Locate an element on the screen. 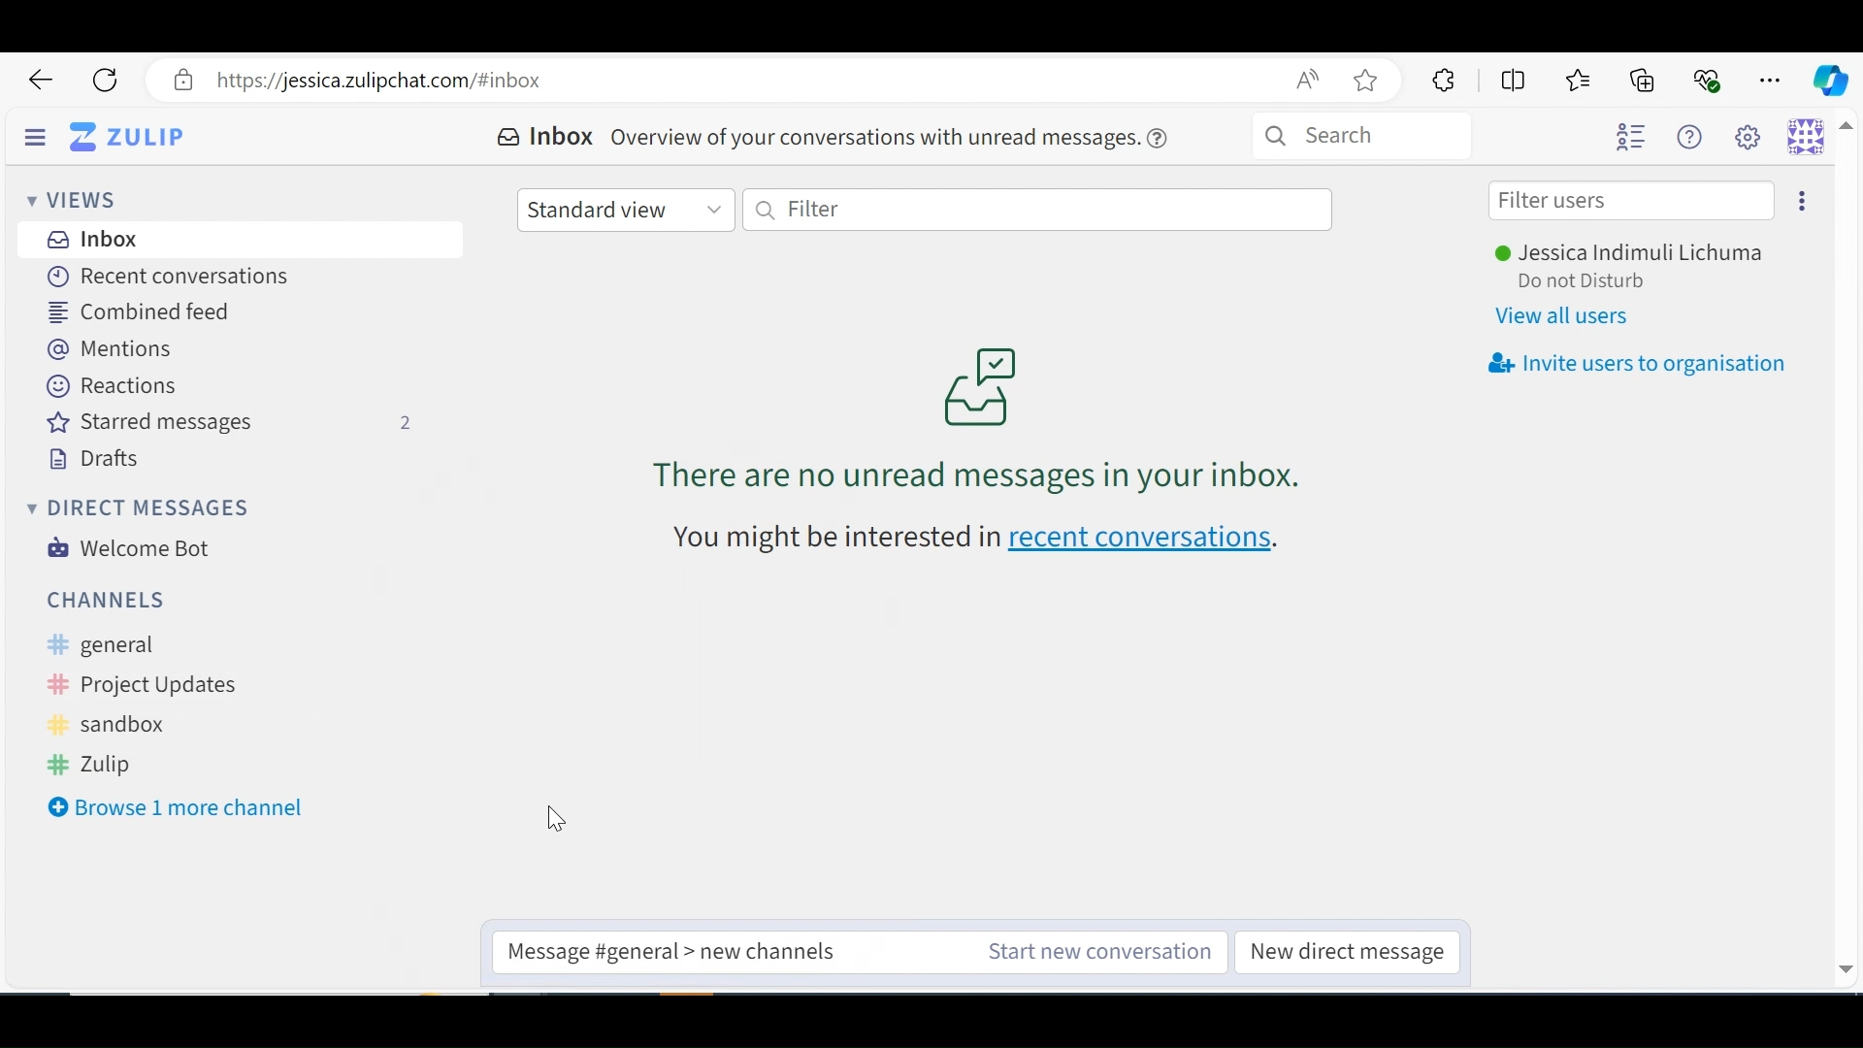 The height and width of the screenshot is (1048, 1863). Recent Conversations is located at coordinates (161, 275).